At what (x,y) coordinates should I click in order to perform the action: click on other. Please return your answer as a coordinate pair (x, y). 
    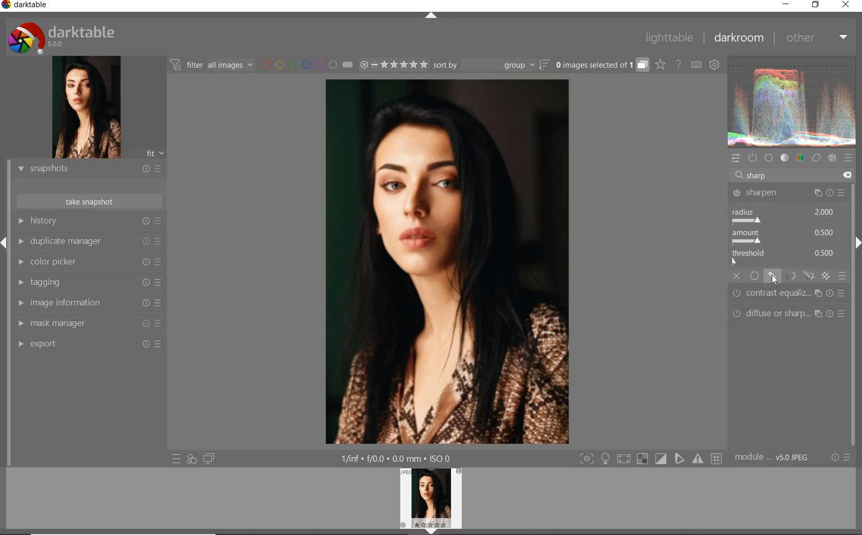
    Looking at the image, I should click on (815, 38).